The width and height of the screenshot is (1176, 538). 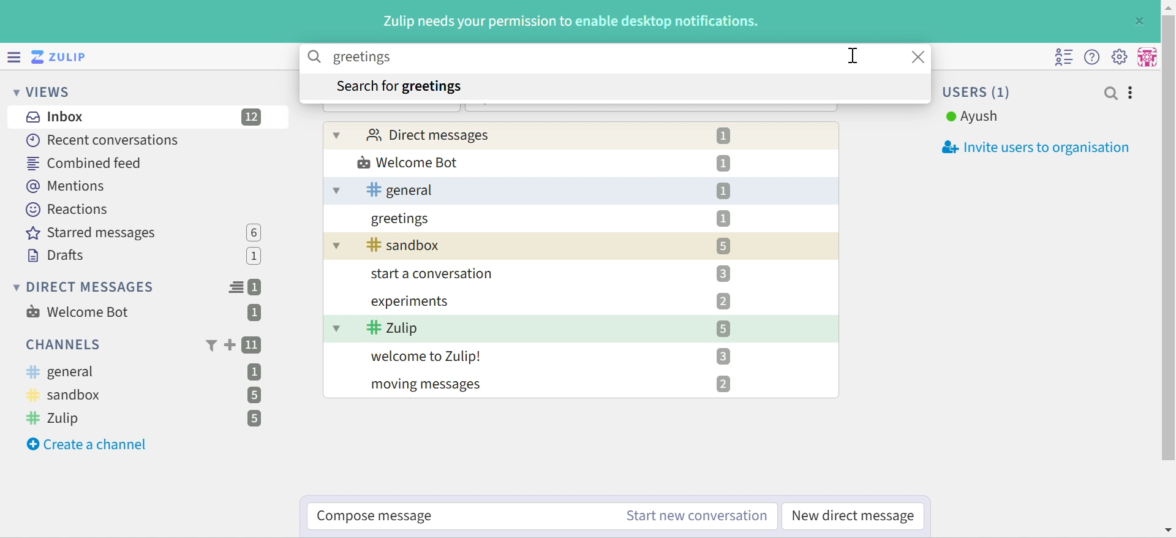 What do you see at coordinates (70, 210) in the screenshot?
I see `Reactions` at bounding box center [70, 210].